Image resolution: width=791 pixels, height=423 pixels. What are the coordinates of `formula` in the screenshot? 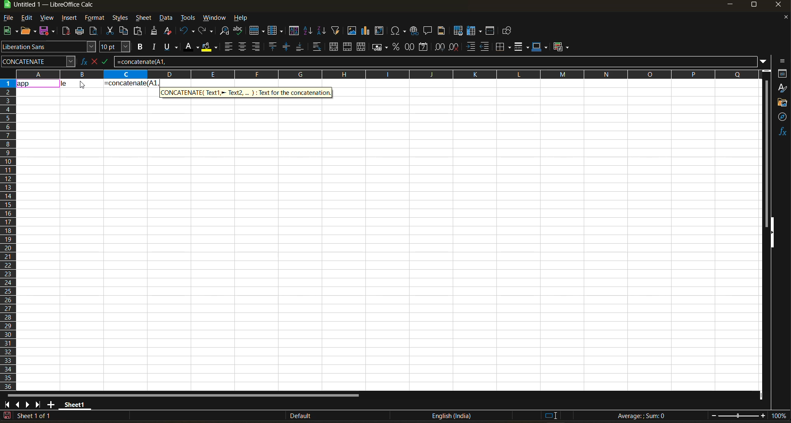 It's located at (644, 417).